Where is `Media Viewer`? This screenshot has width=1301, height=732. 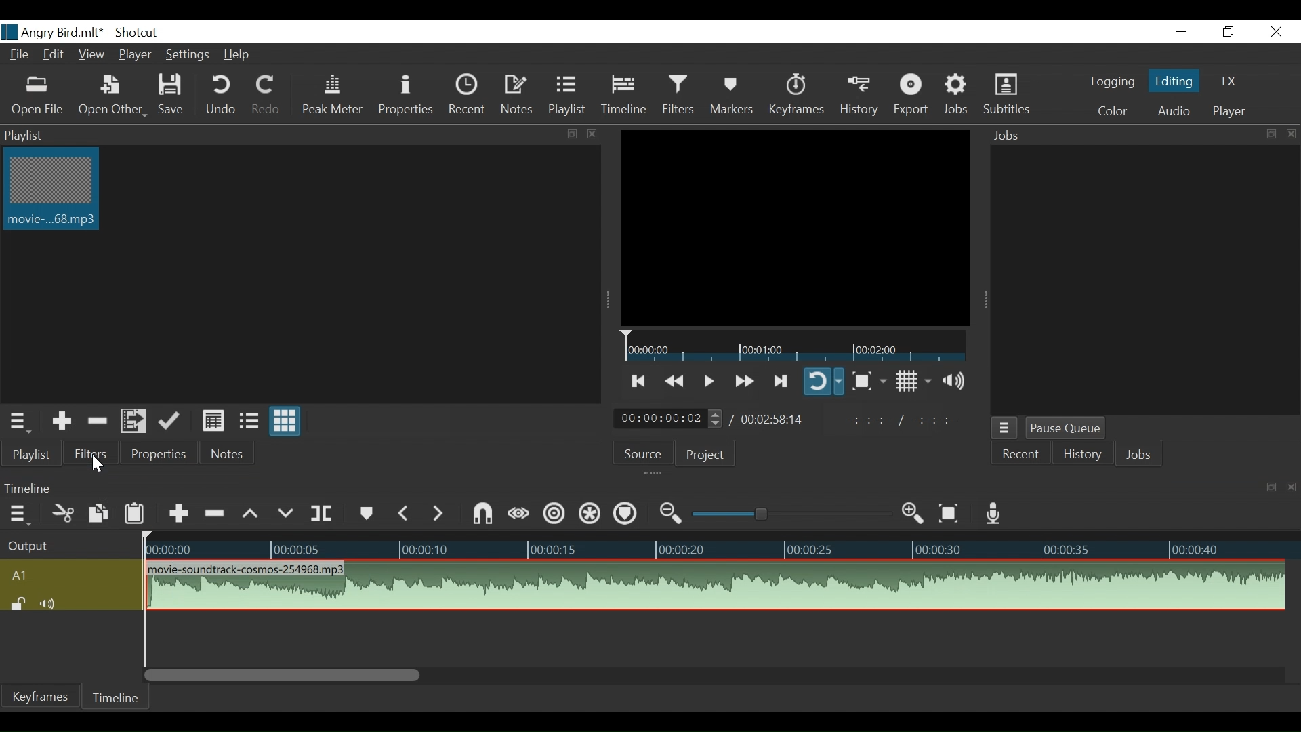
Media Viewer is located at coordinates (796, 228).